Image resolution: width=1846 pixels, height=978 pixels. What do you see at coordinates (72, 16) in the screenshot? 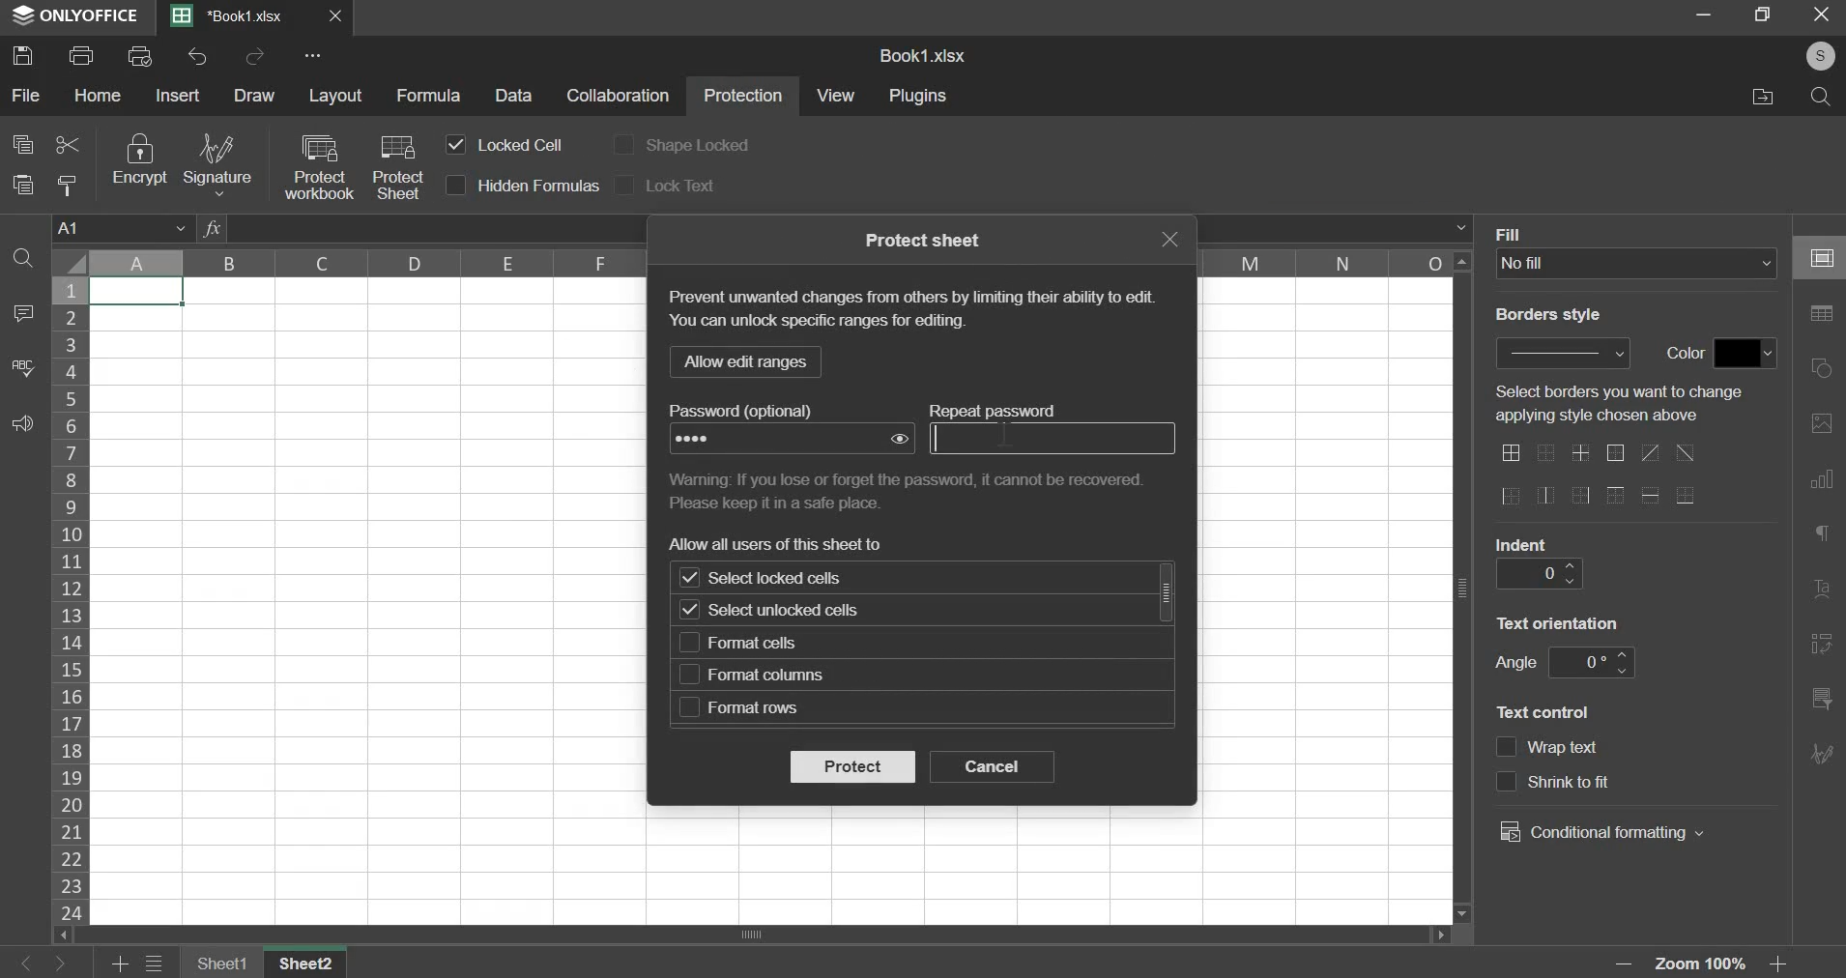
I see `ONLYOFFICE` at bounding box center [72, 16].